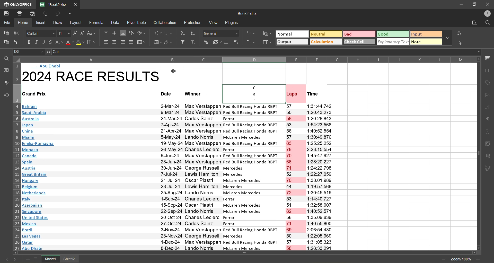 The image size is (494, 263). Describe the element at coordinates (462, 259) in the screenshot. I see `zoom factor` at that location.